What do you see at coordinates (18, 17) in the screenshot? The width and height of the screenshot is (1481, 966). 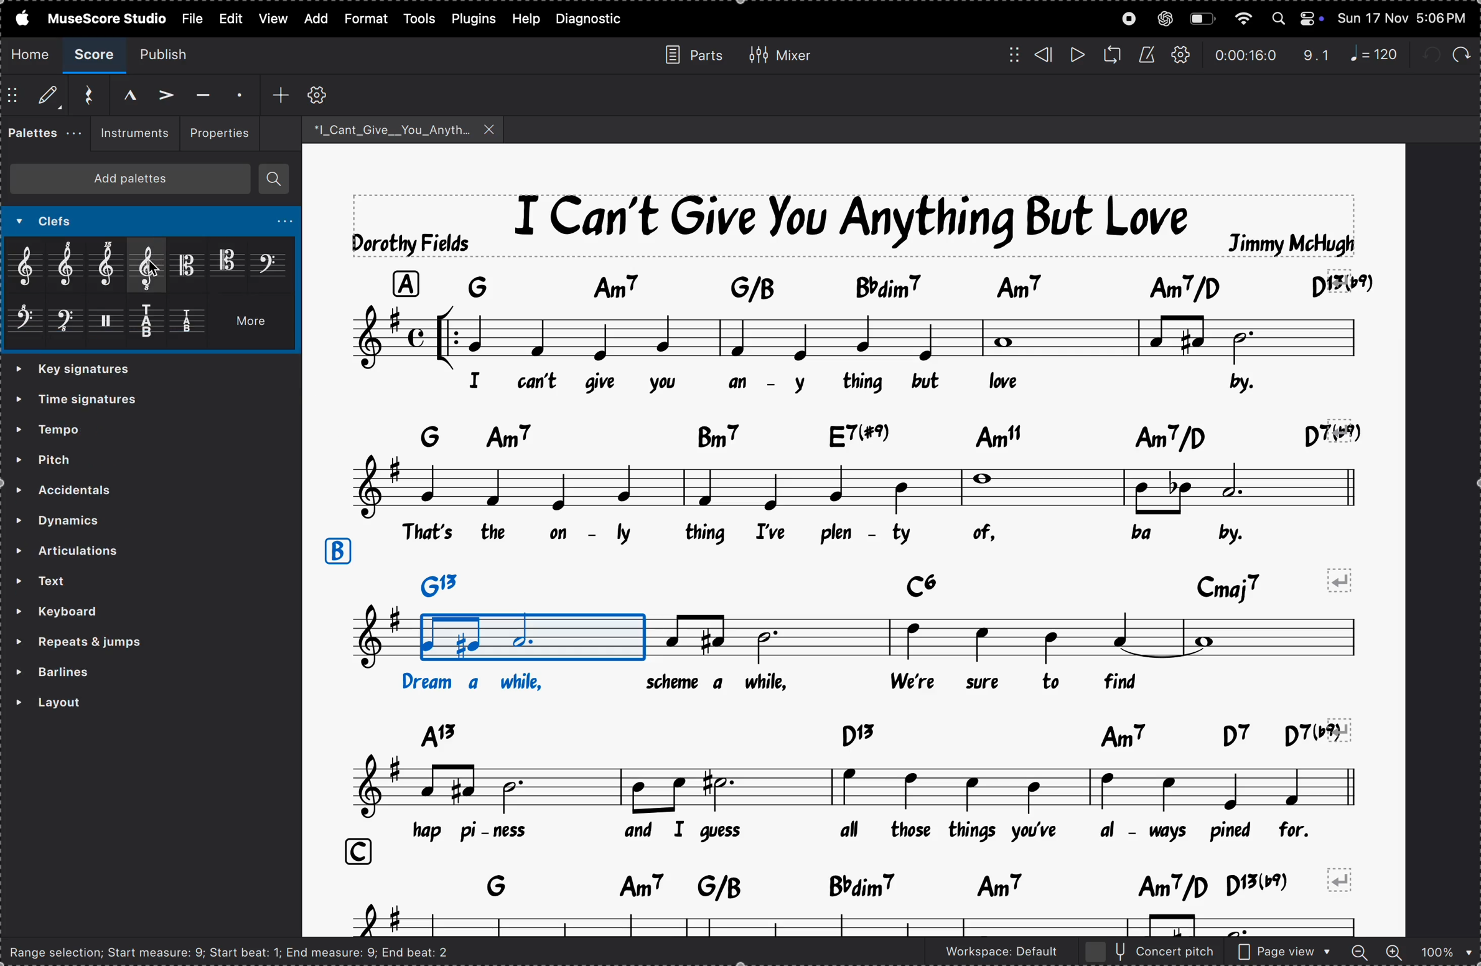 I see `apple menu` at bounding box center [18, 17].